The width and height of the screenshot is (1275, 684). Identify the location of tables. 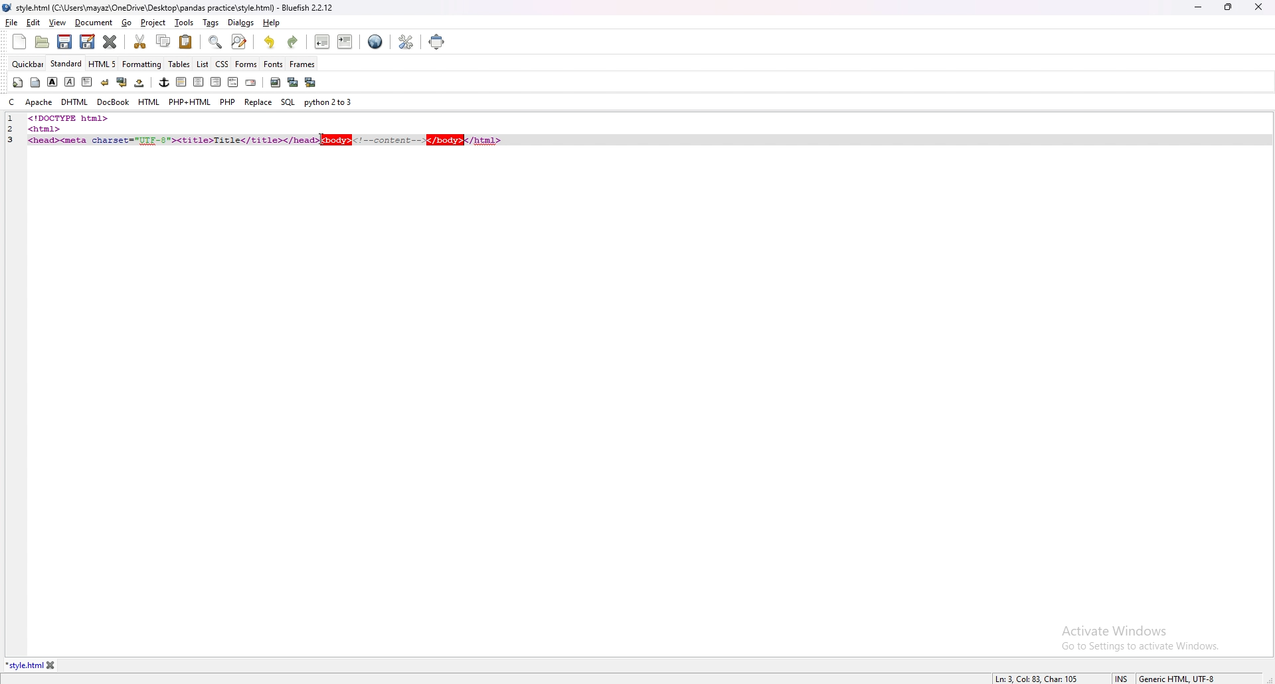
(180, 64).